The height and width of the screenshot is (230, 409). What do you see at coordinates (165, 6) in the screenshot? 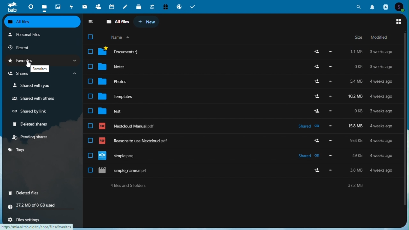
I see `Free trial` at bounding box center [165, 6].